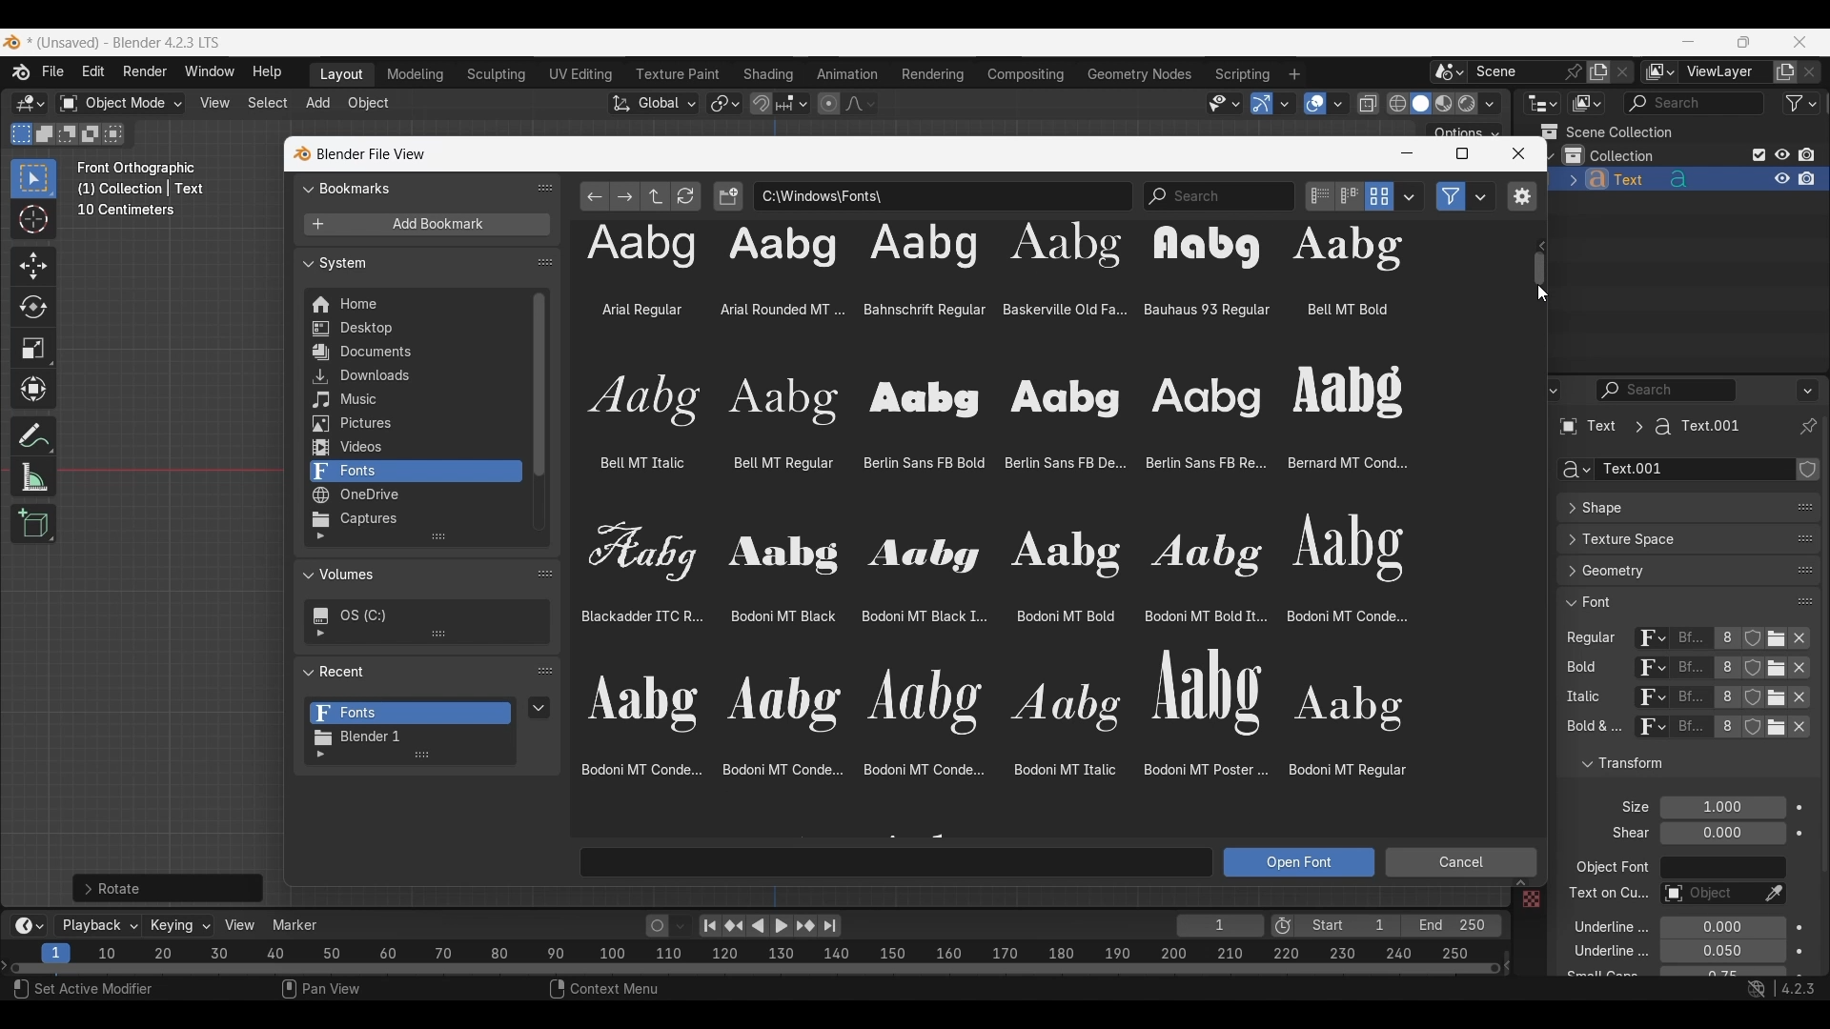 This screenshot has height=1029, width=1830. What do you see at coordinates (828, 103) in the screenshot?
I see `Proportional editing objects` at bounding box center [828, 103].